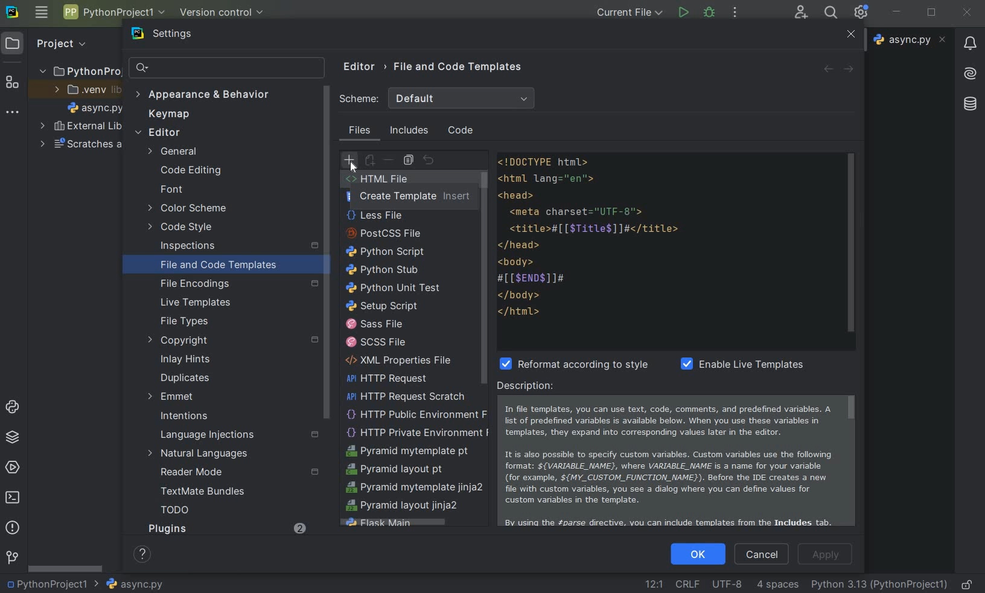 The height and width of the screenshot is (593, 985). What do you see at coordinates (214, 492) in the screenshot?
I see `TextMate Bundles` at bounding box center [214, 492].